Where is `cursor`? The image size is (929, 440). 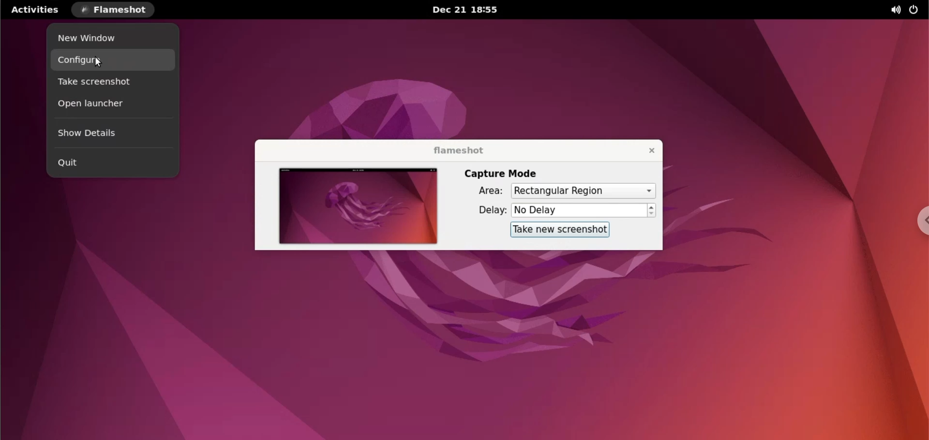
cursor is located at coordinates (101, 62).